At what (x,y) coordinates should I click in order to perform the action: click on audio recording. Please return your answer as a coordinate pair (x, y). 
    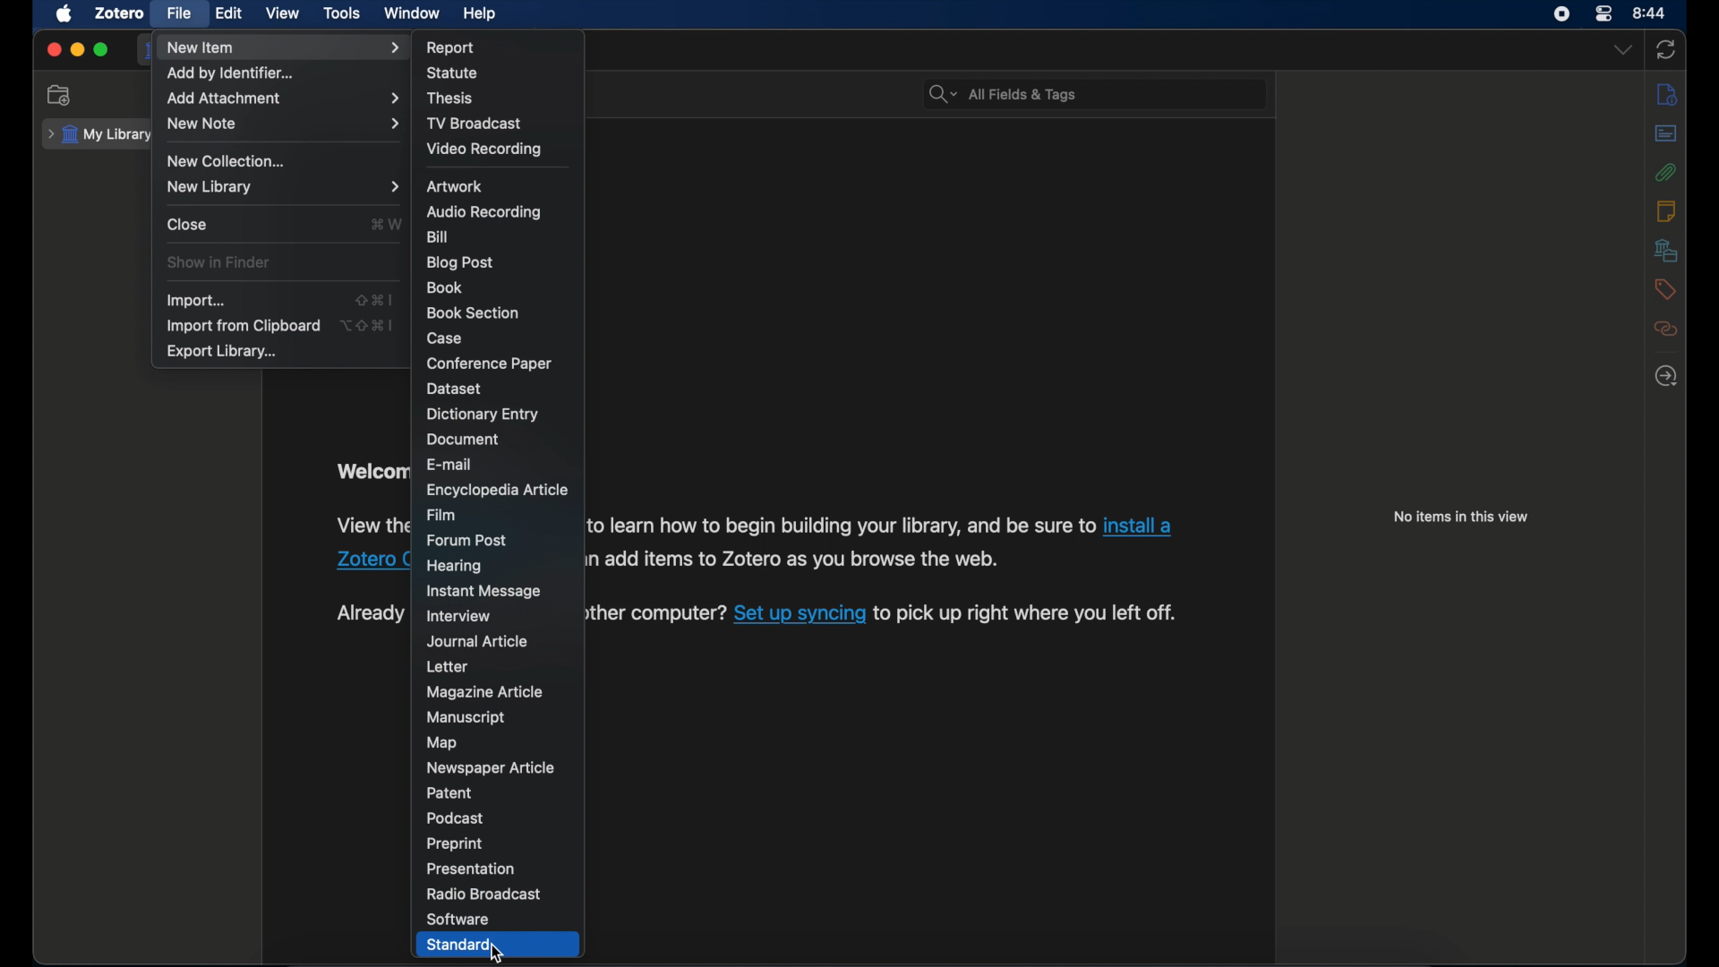
    Looking at the image, I should click on (484, 212).